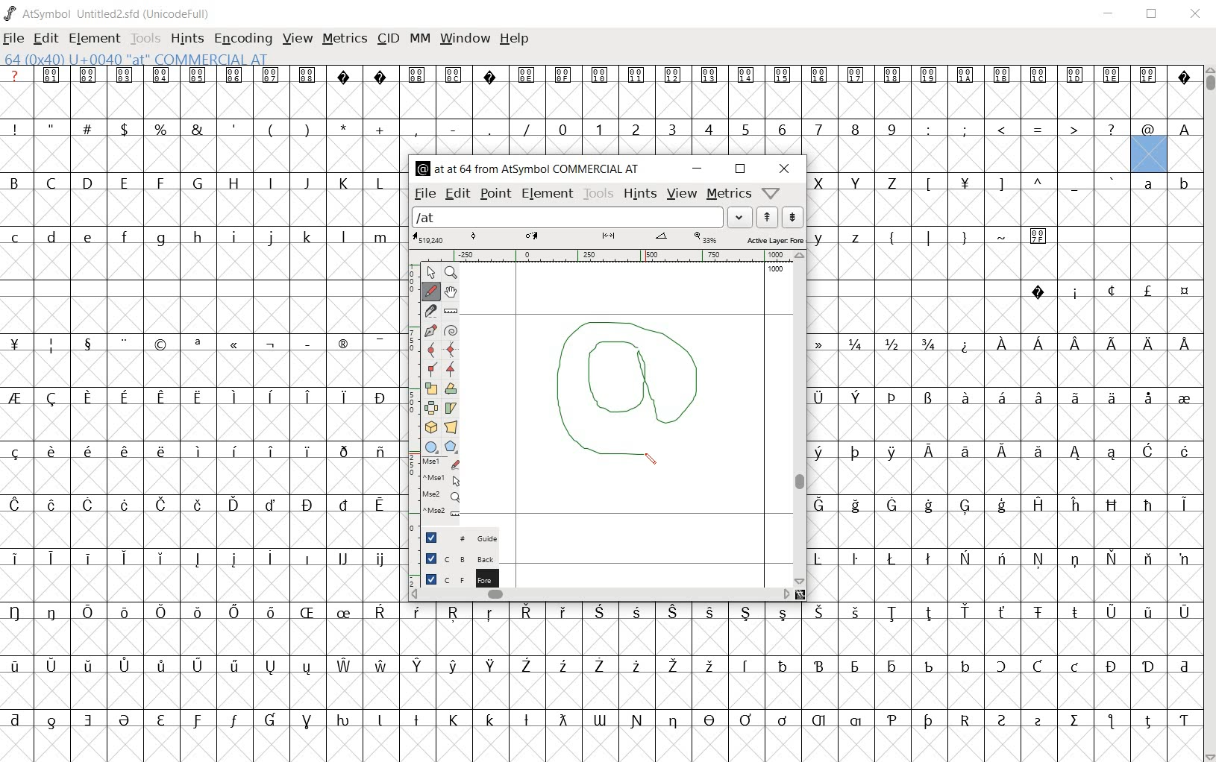  What do you see at coordinates (601, 595) in the screenshot?
I see `scrollbar` at bounding box center [601, 595].